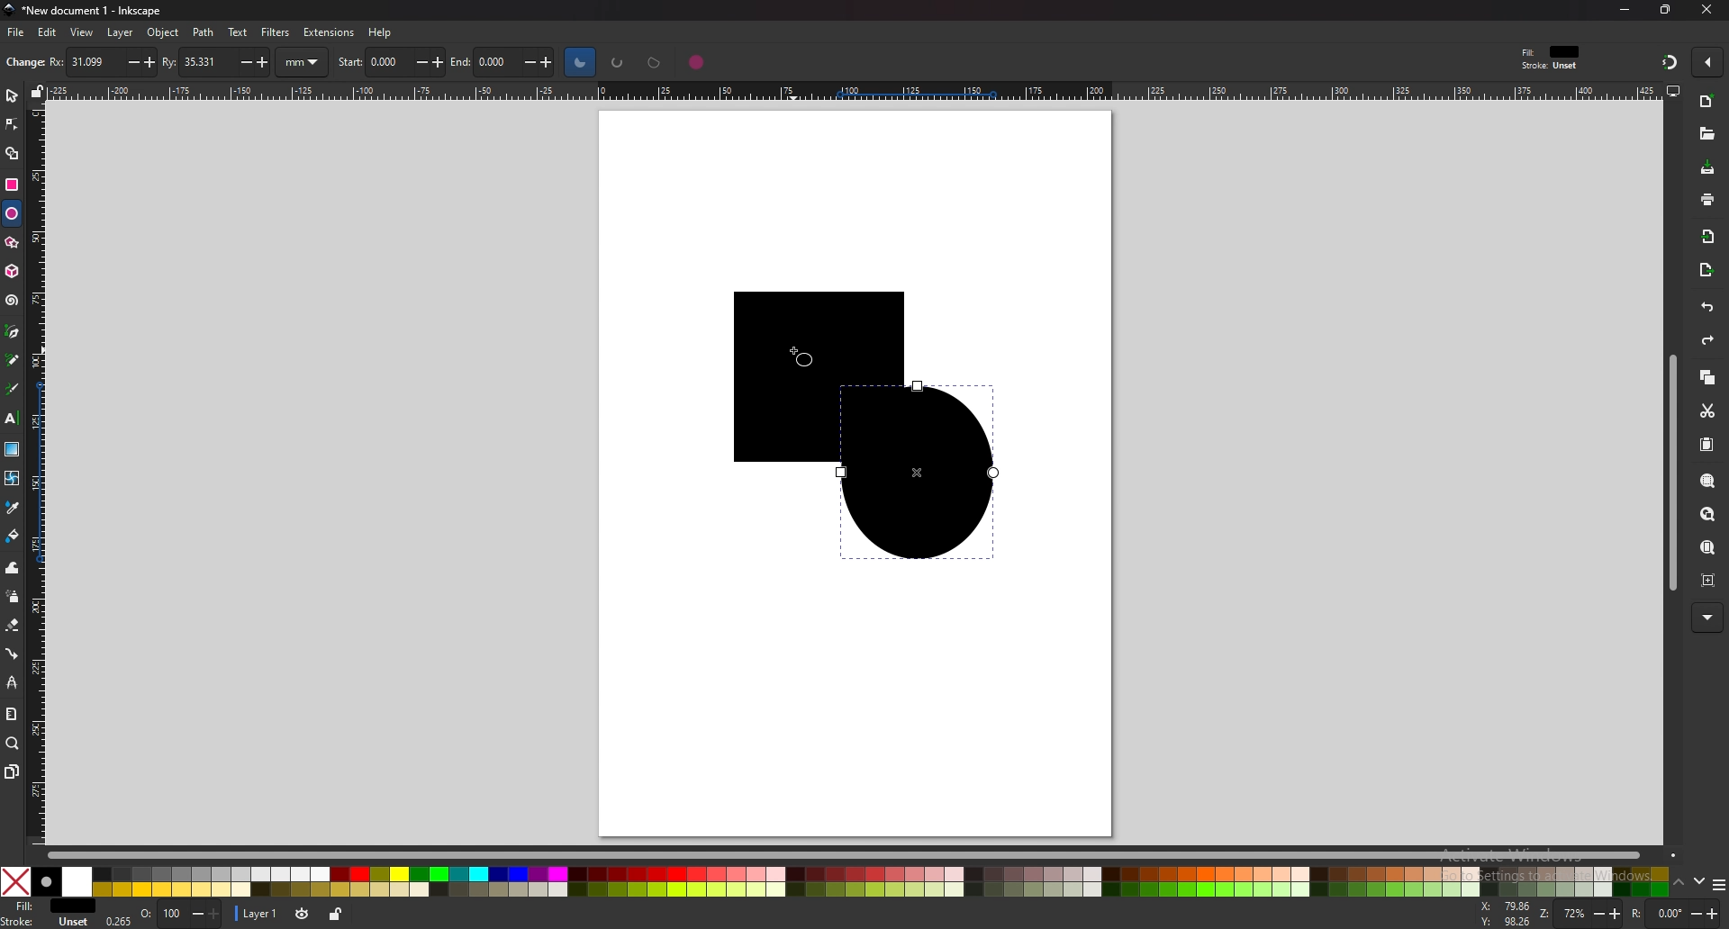  Describe the element at coordinates (1672, 90) in the screenshot. I see `display options` at that location.